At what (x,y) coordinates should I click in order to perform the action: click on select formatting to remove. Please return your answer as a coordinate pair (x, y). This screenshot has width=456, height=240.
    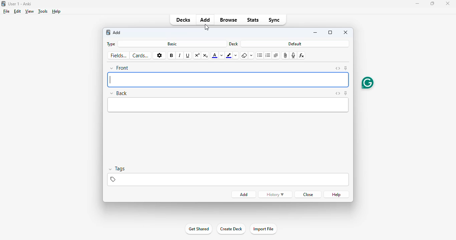
    Looking at the image, I should click on (251, 56).